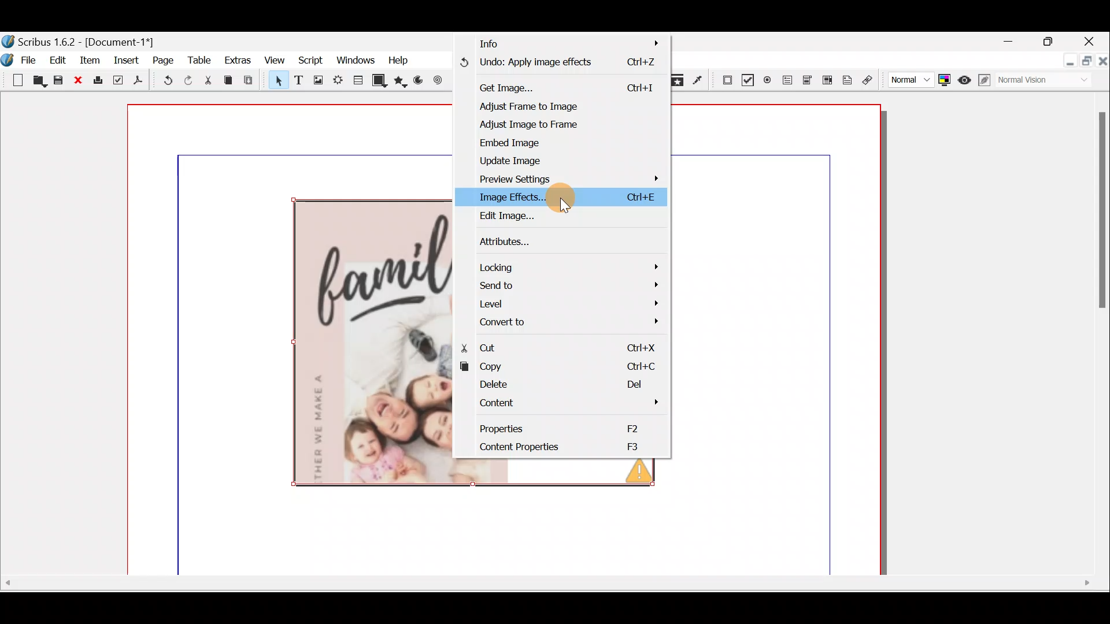 The height and width of the screenshot is (624, 1110). What do you see at coordinates (508, 196) in the screenshot?
I see `Image effects` at bounding box center [508, 196].